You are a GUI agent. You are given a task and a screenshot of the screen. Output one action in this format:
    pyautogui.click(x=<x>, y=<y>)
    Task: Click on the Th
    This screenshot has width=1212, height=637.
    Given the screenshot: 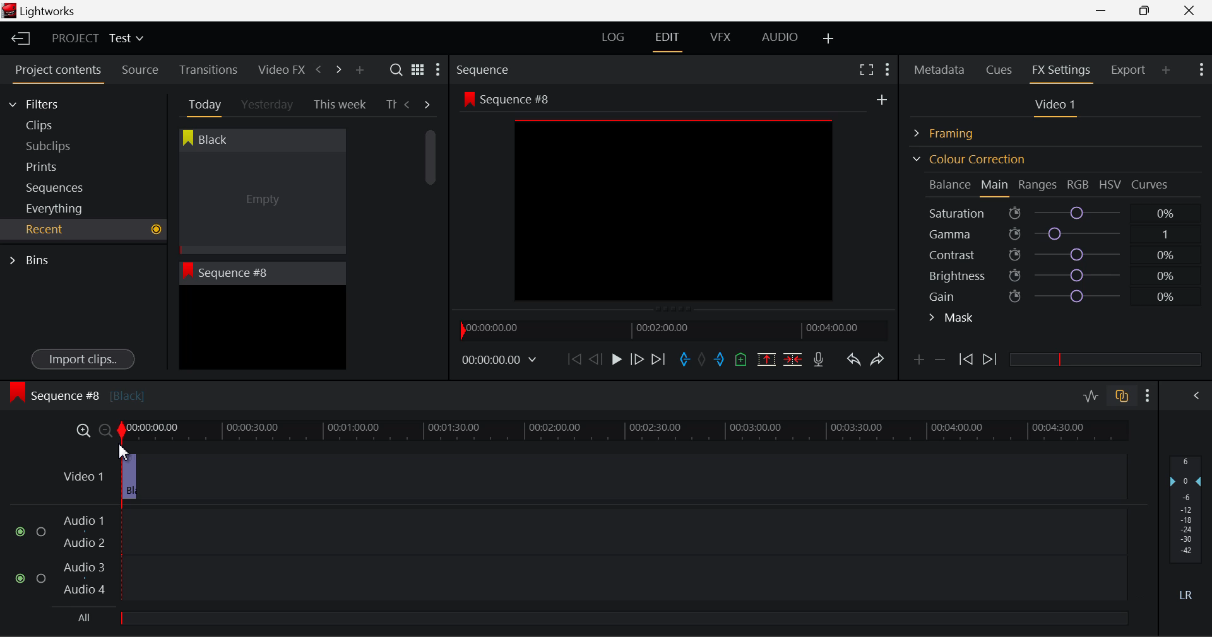 What is the action you would take?
    pyautogui.click(x=391, y=104)
    